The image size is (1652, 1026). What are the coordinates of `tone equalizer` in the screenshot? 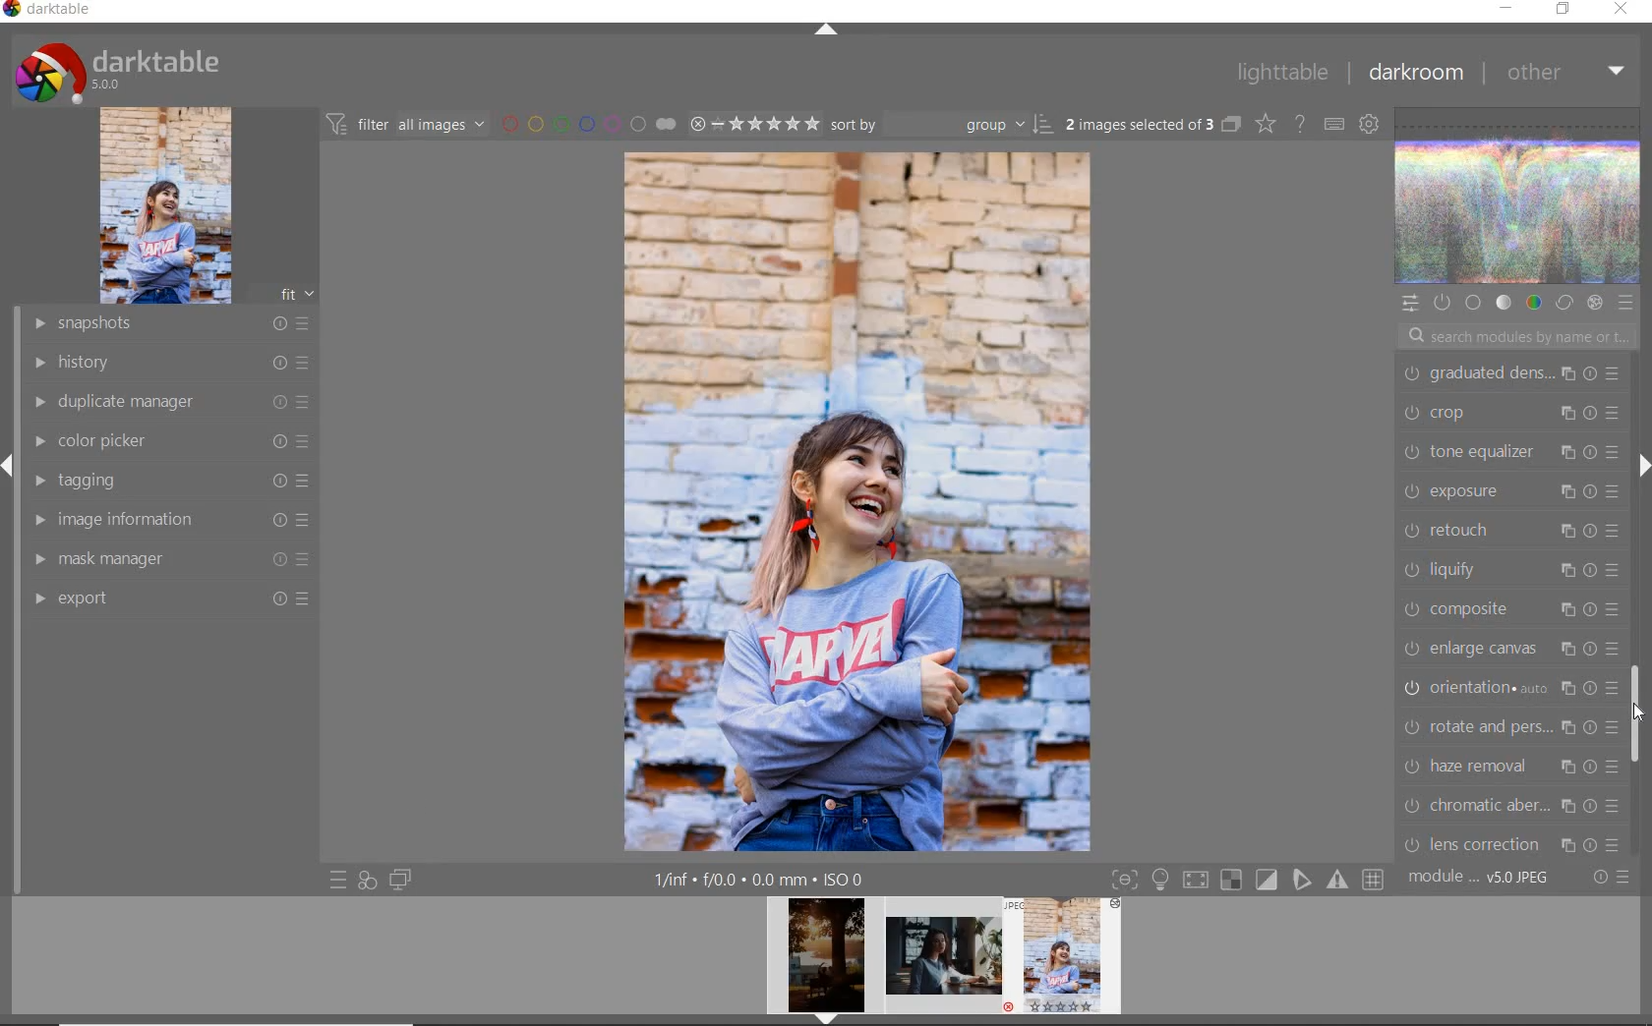 It's located at (1509, 455).